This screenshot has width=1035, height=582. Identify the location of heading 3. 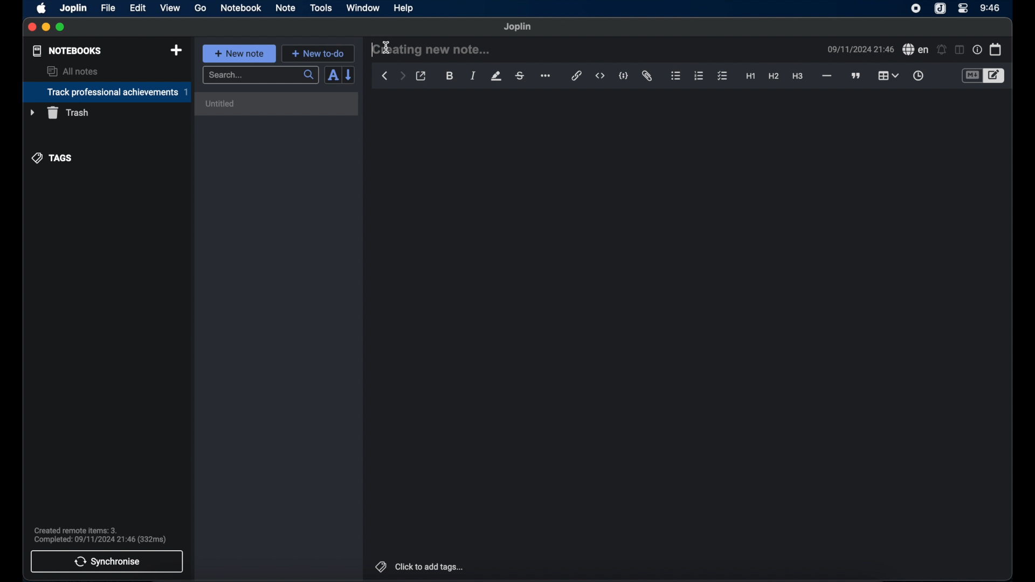
(798, 77).